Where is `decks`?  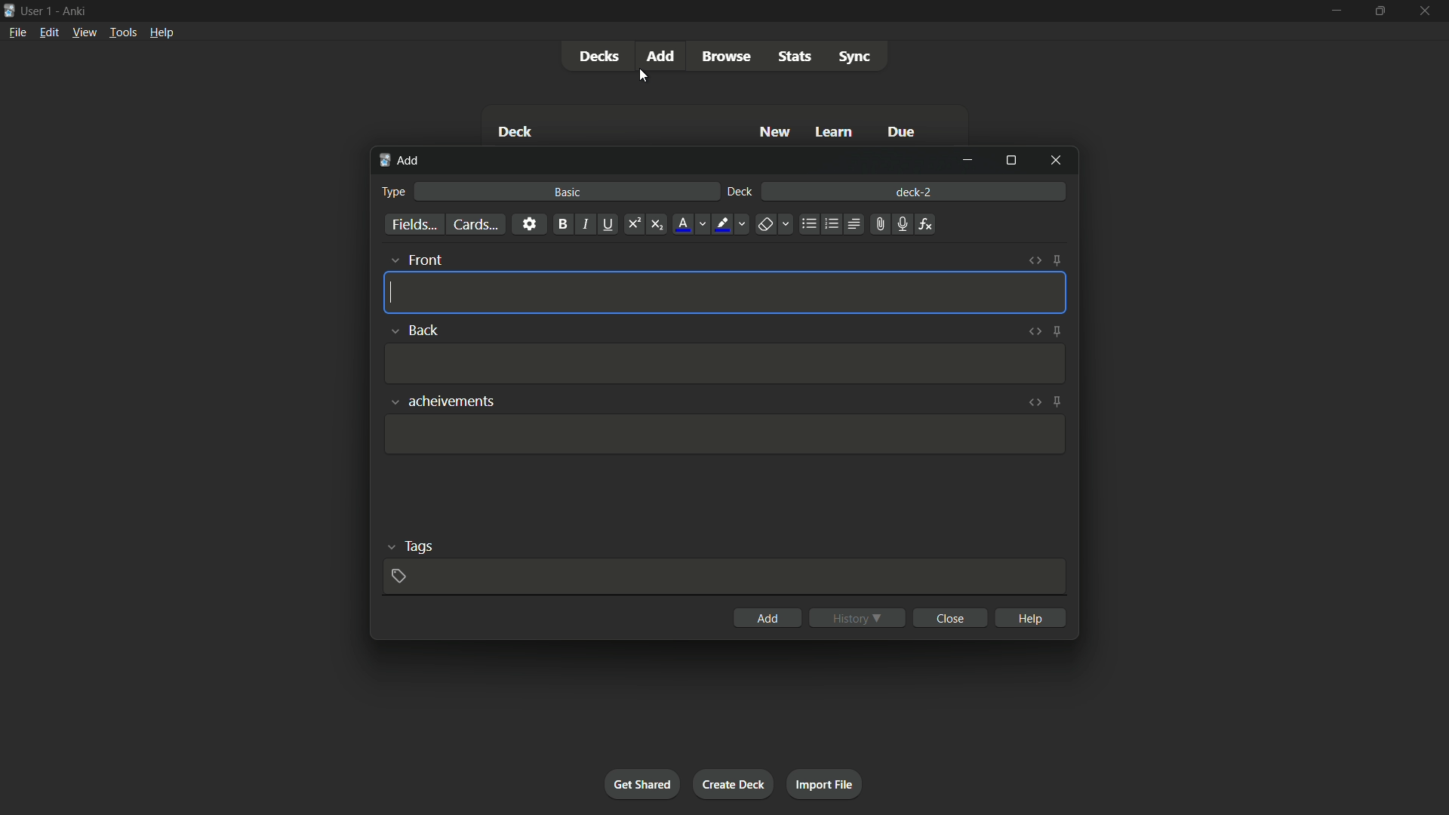 decks is located at coordinates (597, 56).